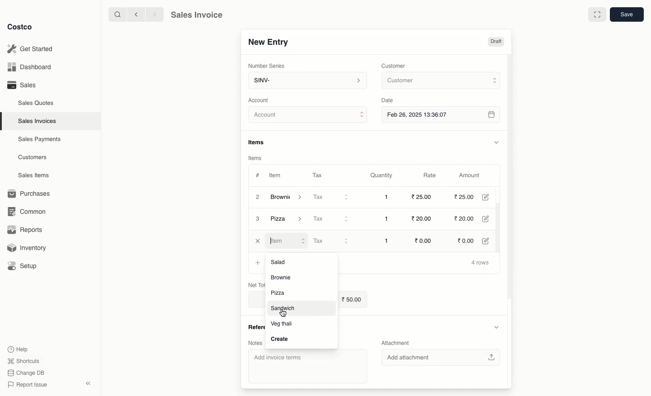 Image resolution: width=651 pixels, height=396 pixels. Describe the element at coordinates (496, 327) in the screenshot. I see `Hide` at that location.